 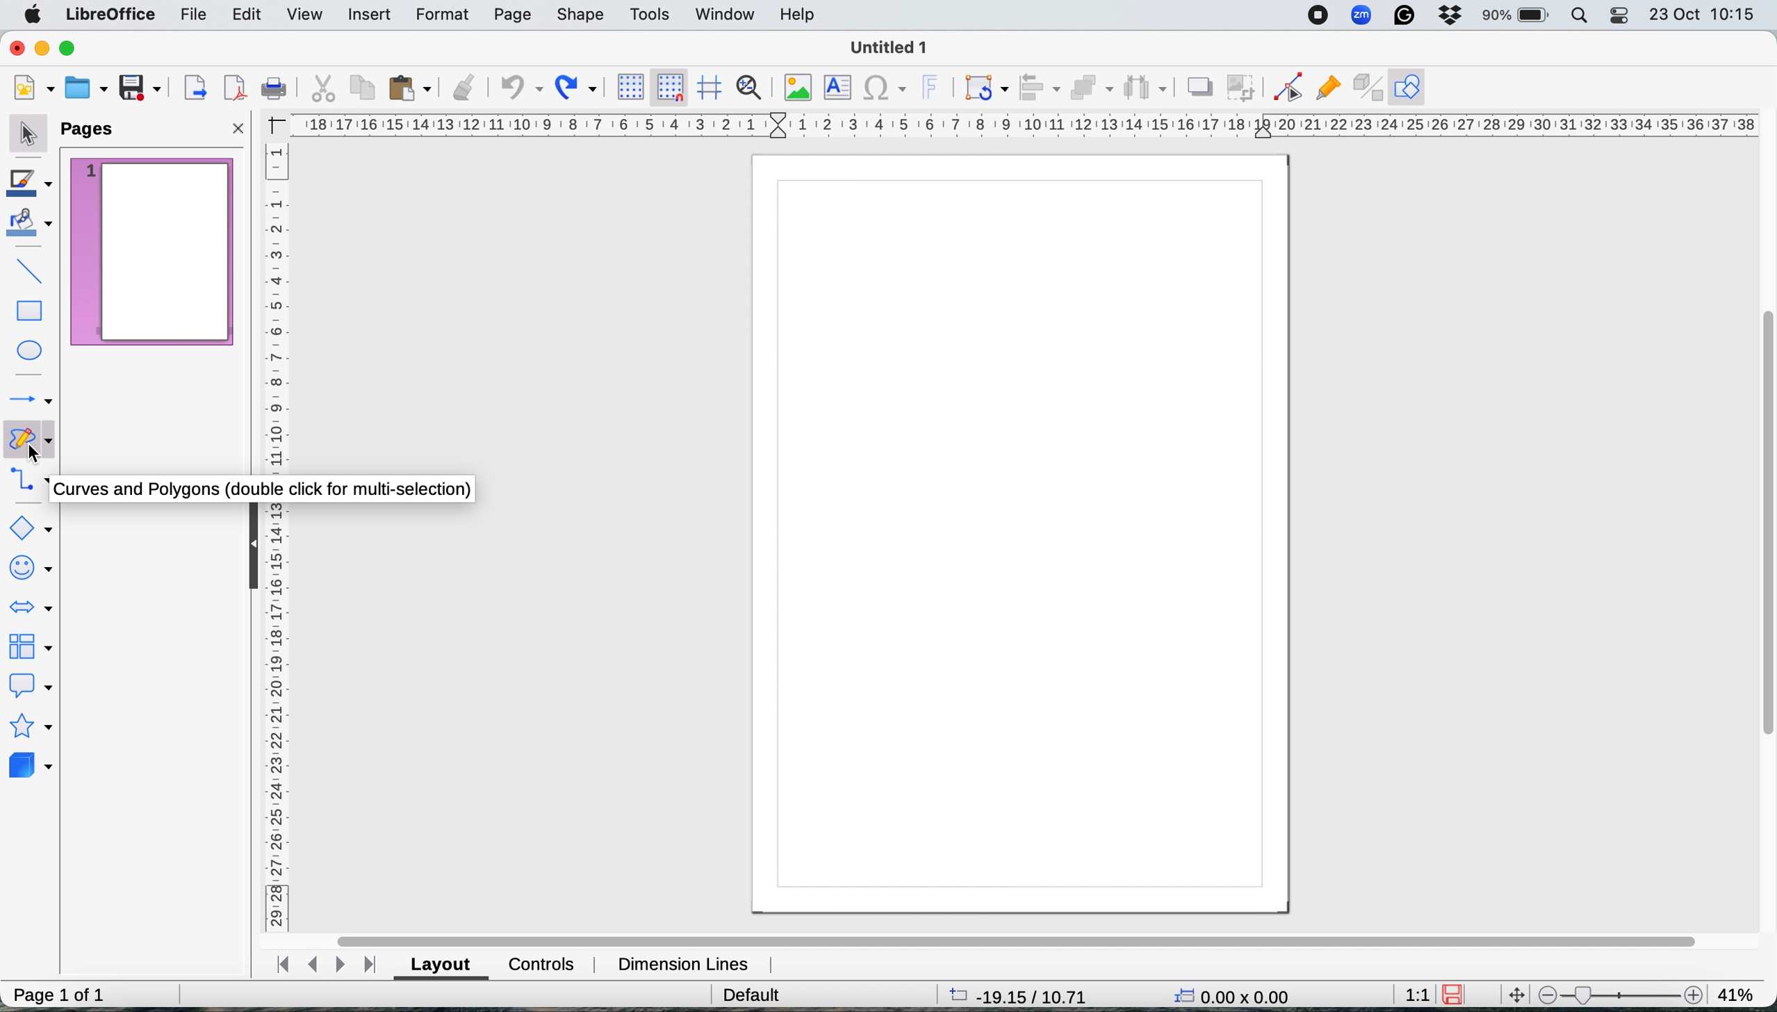 I want to click on shadow, so click(x=1201, y=88).